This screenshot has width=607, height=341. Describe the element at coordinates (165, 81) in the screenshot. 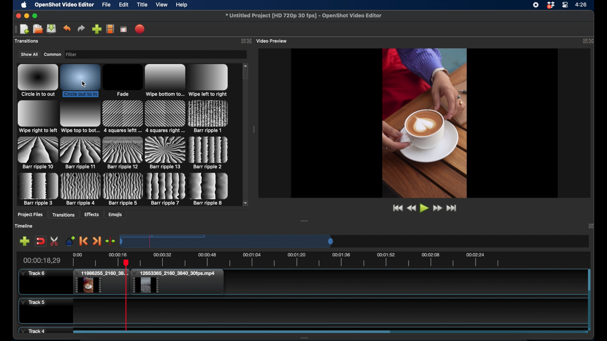

I see `transition` at that location.